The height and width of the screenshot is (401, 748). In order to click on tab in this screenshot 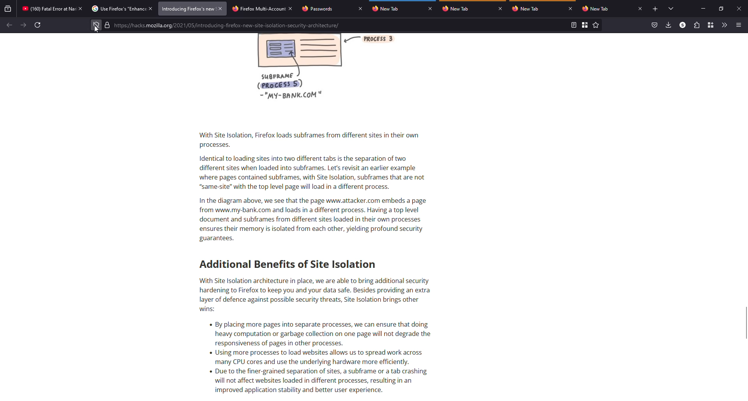, I will do `click(388, 9)`.